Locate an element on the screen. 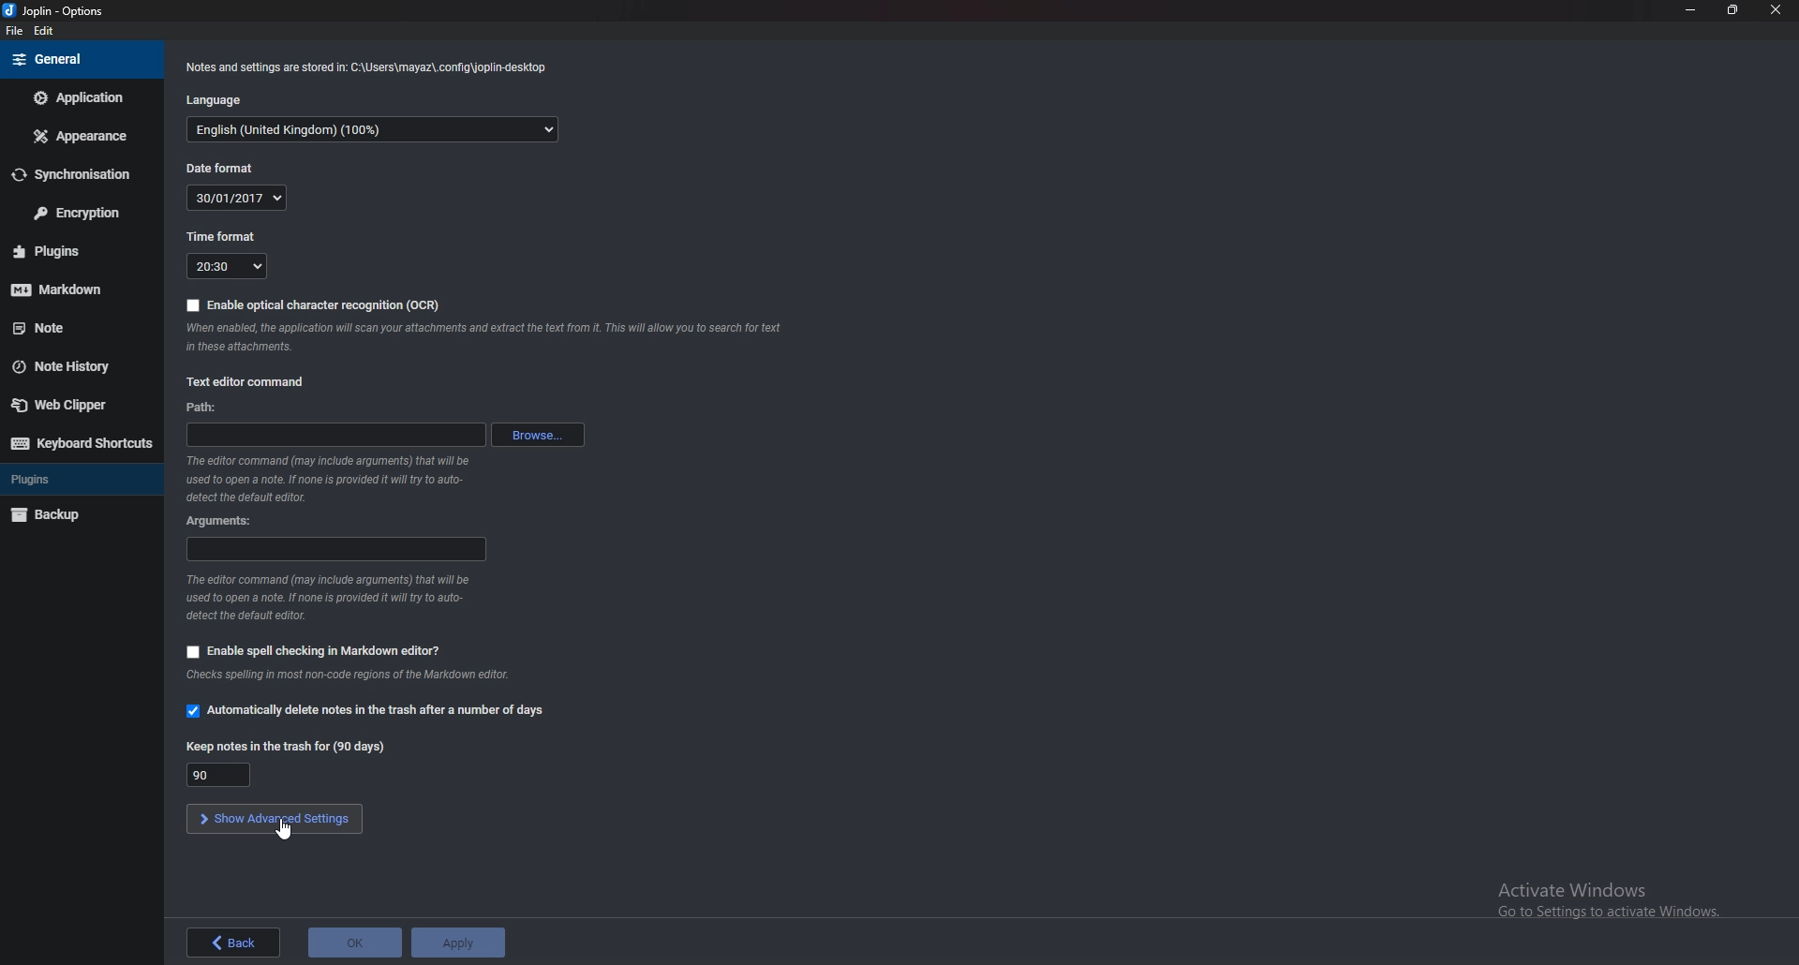 Image resolution: width=1799 pixels, height=965 pixels. Web clipper is located at coordinates (72, 405).